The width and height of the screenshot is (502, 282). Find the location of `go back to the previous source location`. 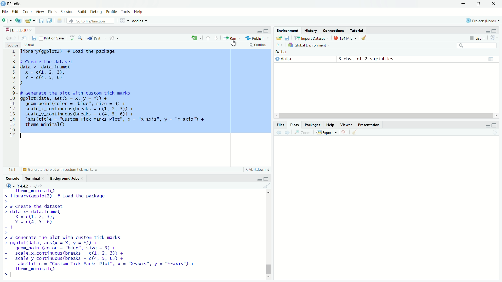

go back to the previous source location is located at coordinates (6, 38).